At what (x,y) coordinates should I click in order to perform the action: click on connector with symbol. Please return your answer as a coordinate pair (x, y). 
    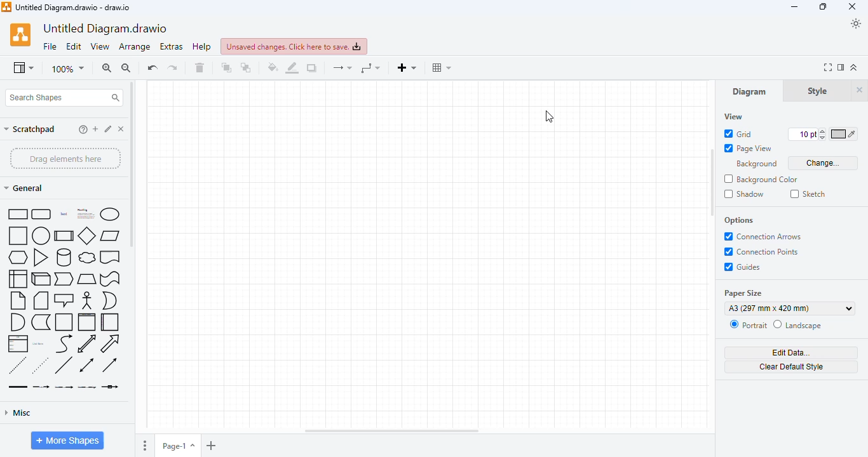
    Looking at the image, I should click on (110, 387).